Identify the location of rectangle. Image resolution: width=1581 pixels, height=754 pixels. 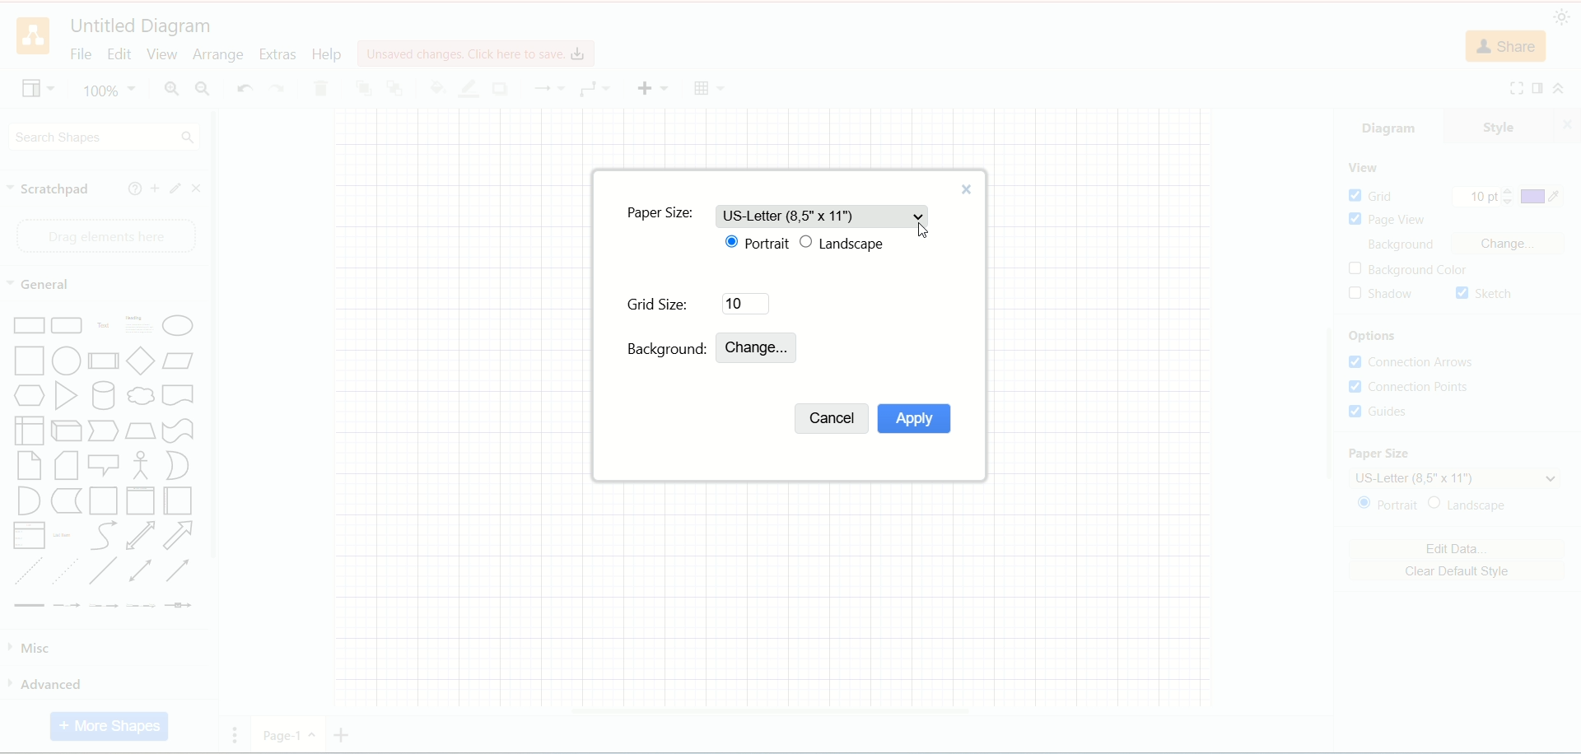
(30, 327).